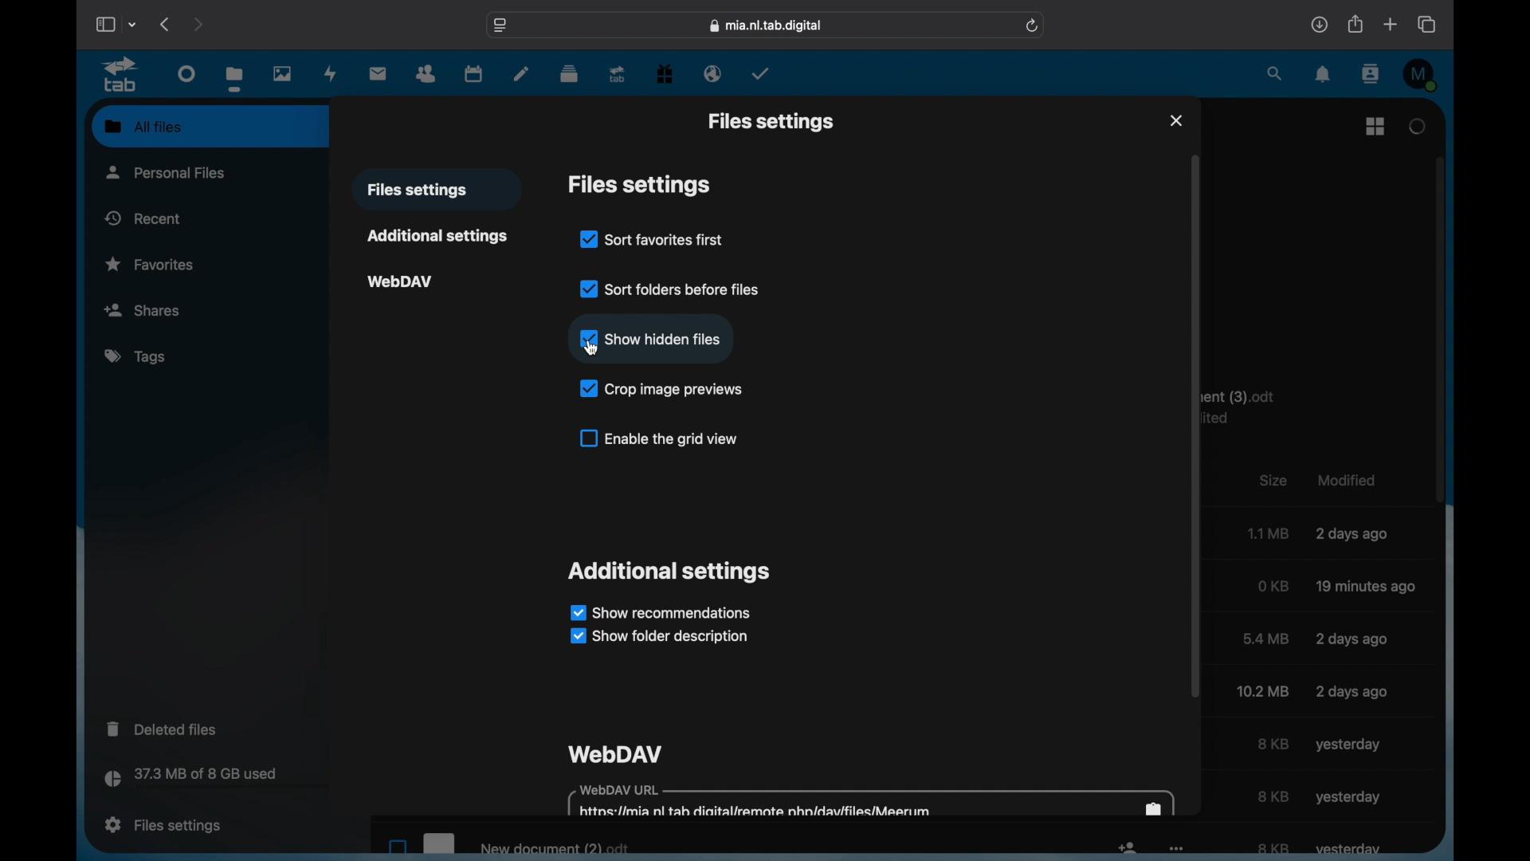 The width and height of the screenshot is (1530, 861). I want to click on text, so click(1256, 407).